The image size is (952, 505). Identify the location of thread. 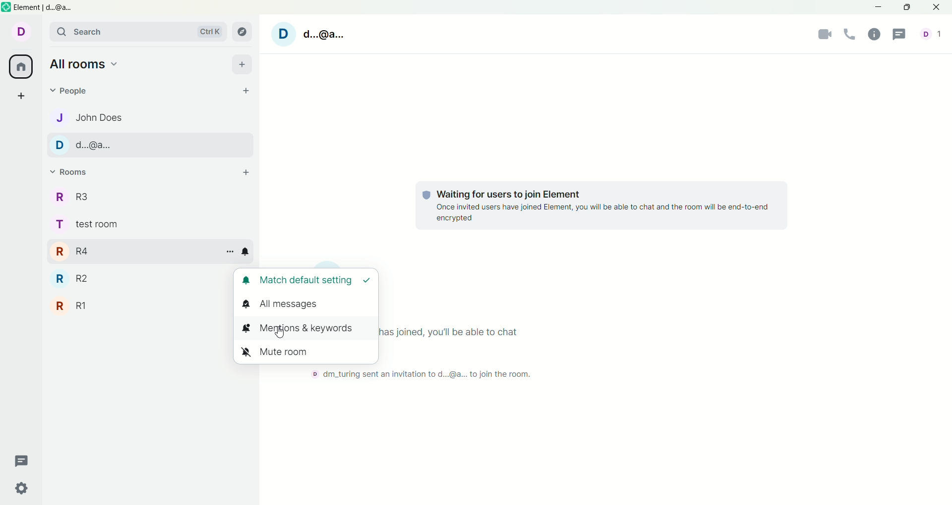
(22, 460).